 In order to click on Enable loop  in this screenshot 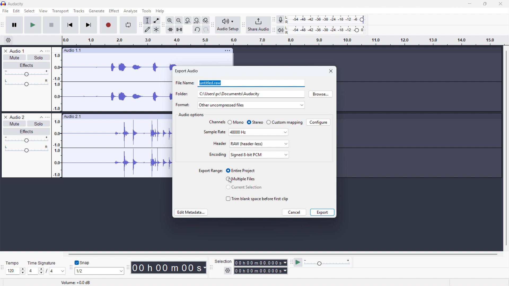, I will do `click(128, 25)`.